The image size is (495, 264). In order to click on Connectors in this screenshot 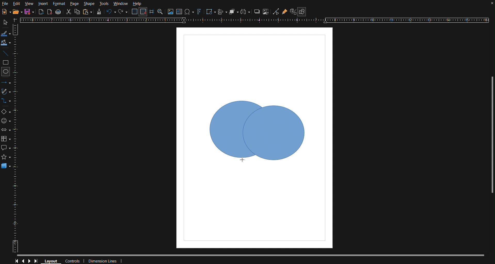, I will do `click(6, 101)`.